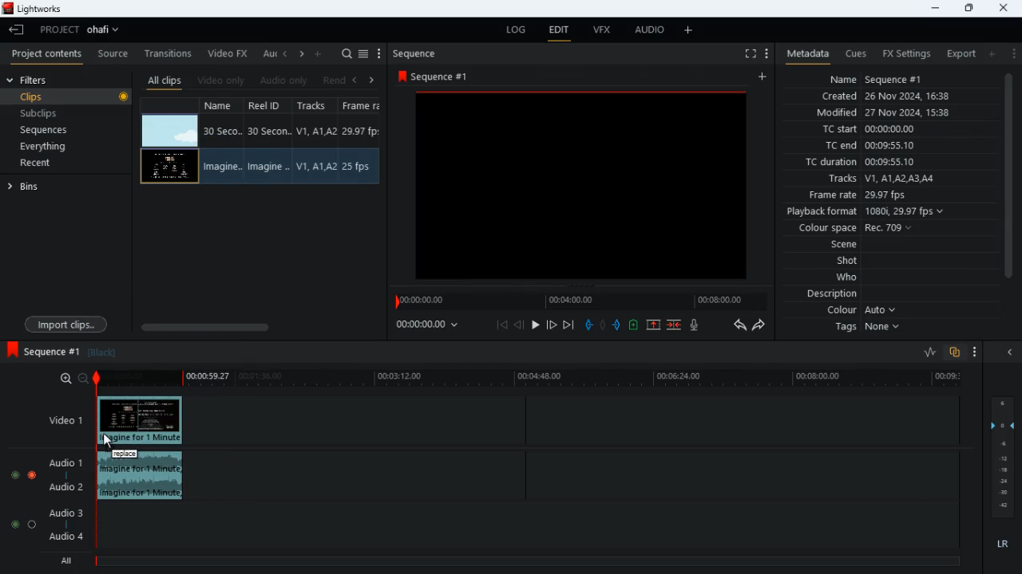  I want to click on right, so click(302, 54).